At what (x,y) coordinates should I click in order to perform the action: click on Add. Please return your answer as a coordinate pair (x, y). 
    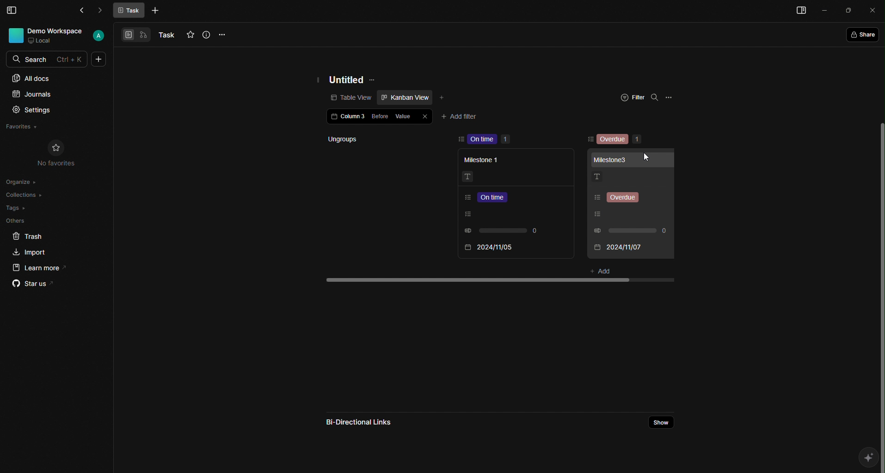
    Looking at the image, I should click on (444, 97).